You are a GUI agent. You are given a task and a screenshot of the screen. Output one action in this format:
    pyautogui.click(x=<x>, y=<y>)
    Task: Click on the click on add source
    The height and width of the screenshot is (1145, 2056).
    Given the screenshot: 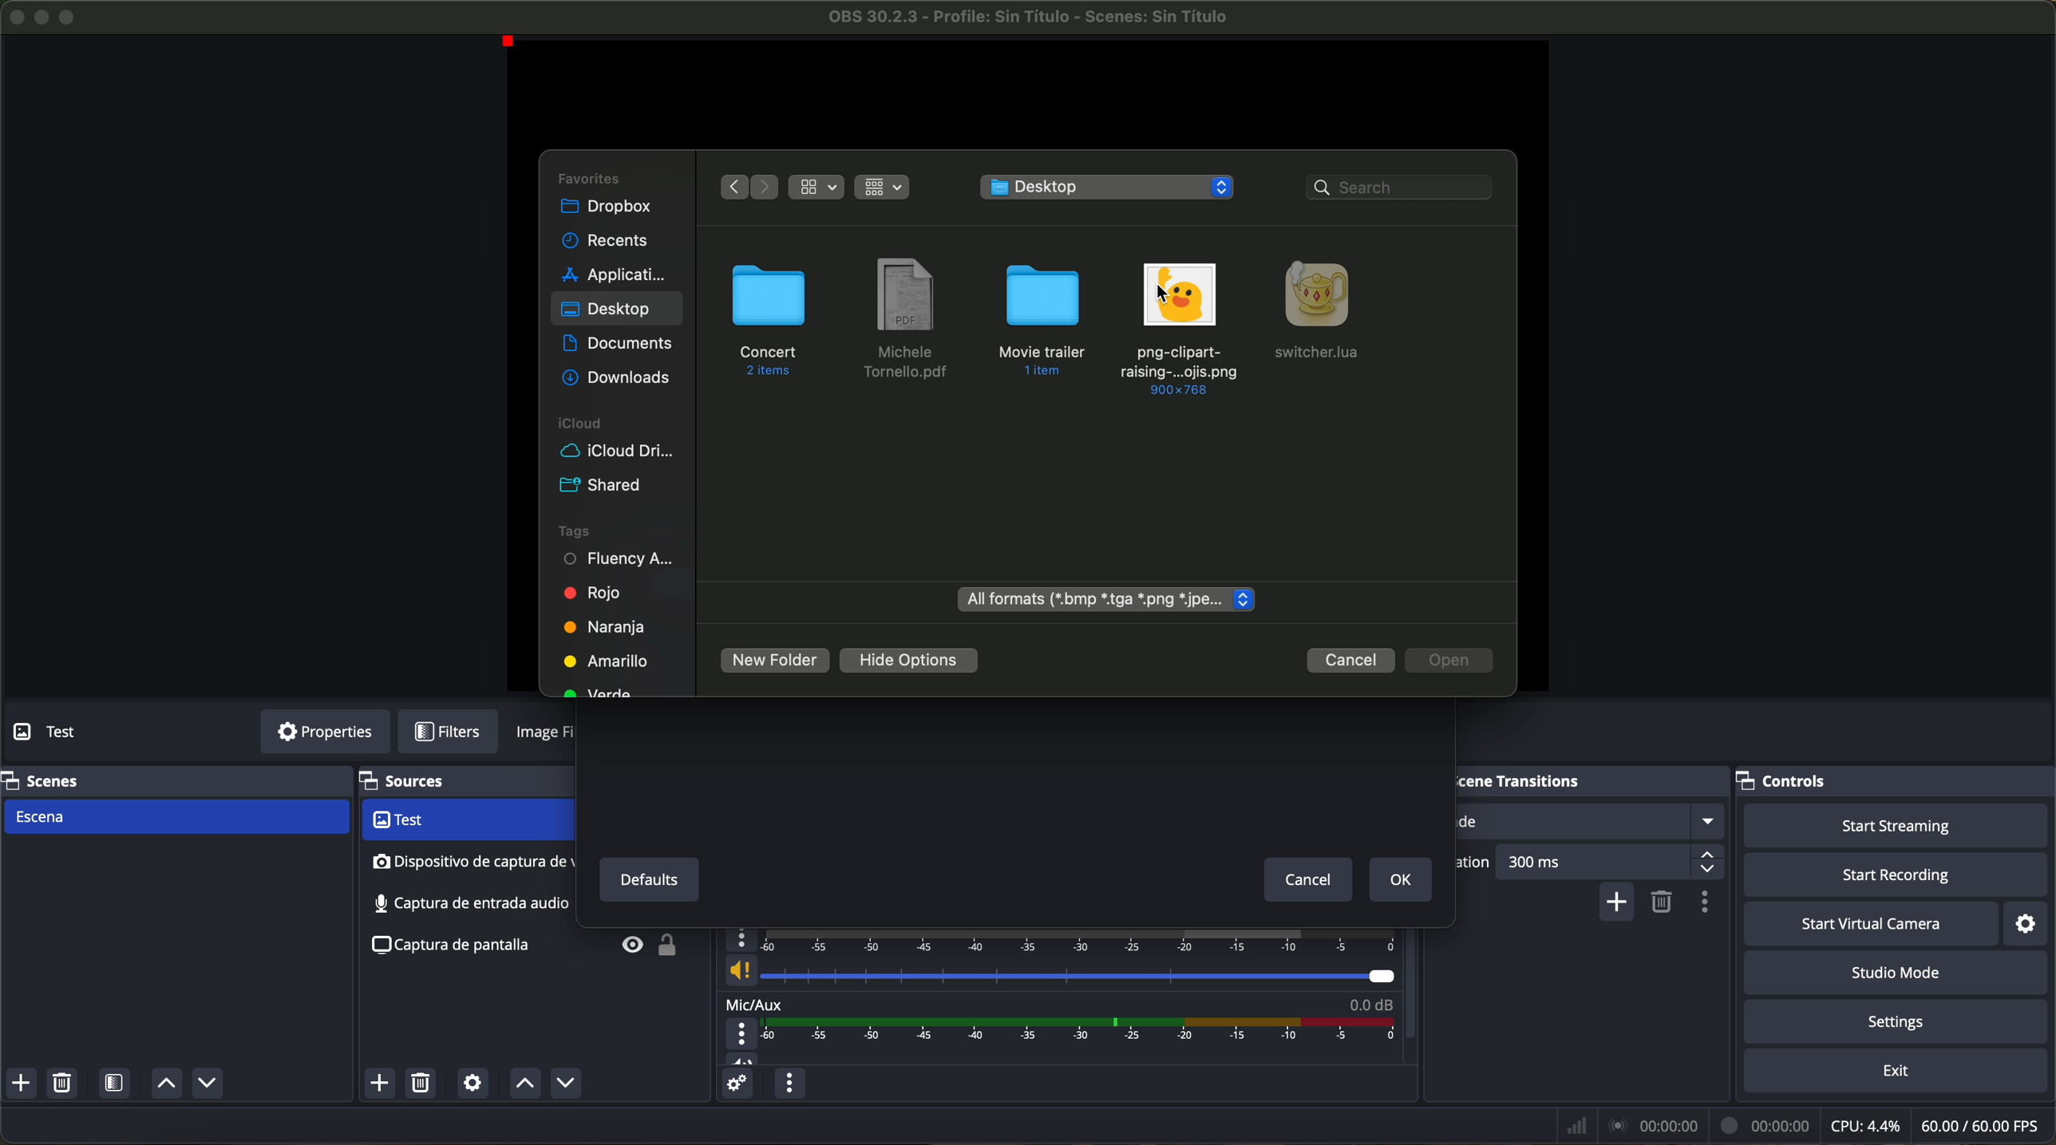 What is the action you would take?
    pyautogui.click(x=384, y=1084)
    